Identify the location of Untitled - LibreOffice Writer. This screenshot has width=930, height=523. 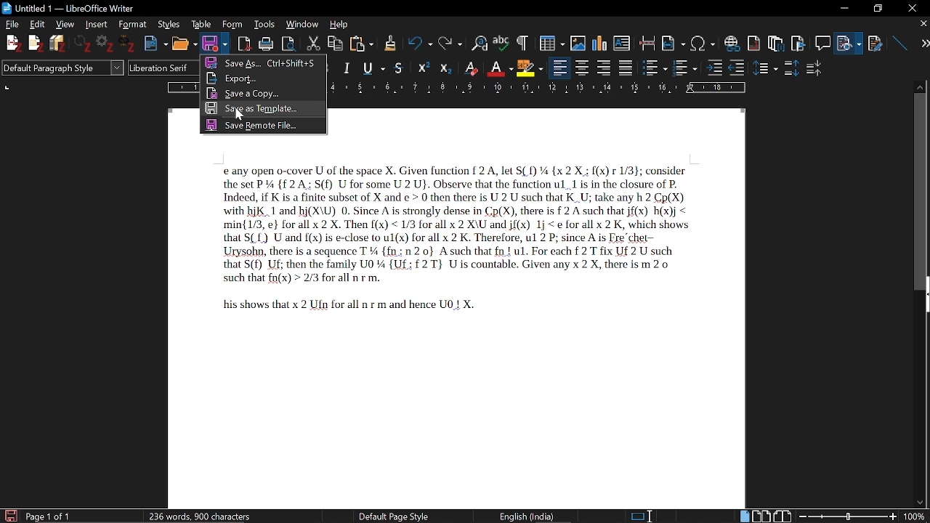
(81, 7).